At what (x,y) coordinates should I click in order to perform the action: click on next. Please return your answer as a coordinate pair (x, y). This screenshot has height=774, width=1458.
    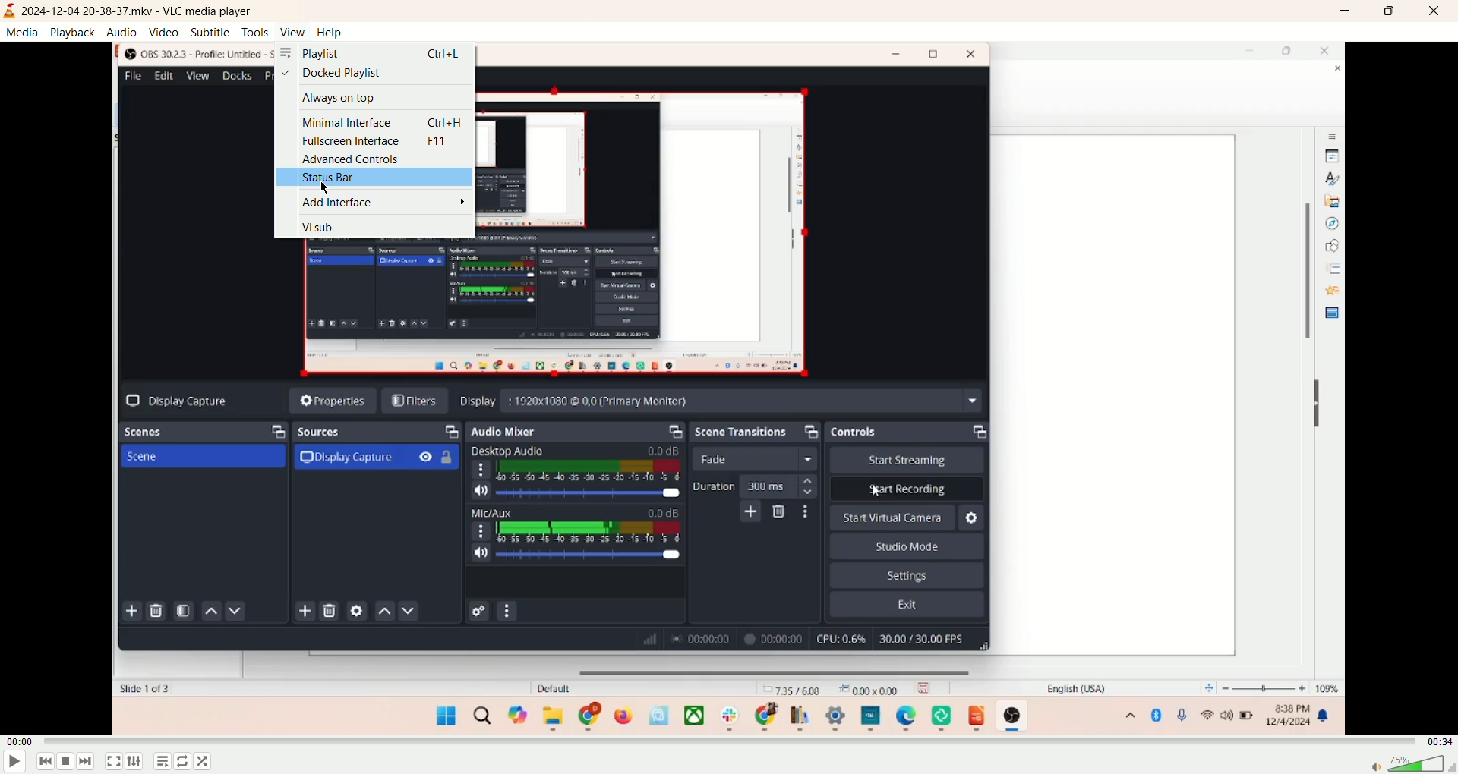
    Looking at the image, I should click on (89, 763).